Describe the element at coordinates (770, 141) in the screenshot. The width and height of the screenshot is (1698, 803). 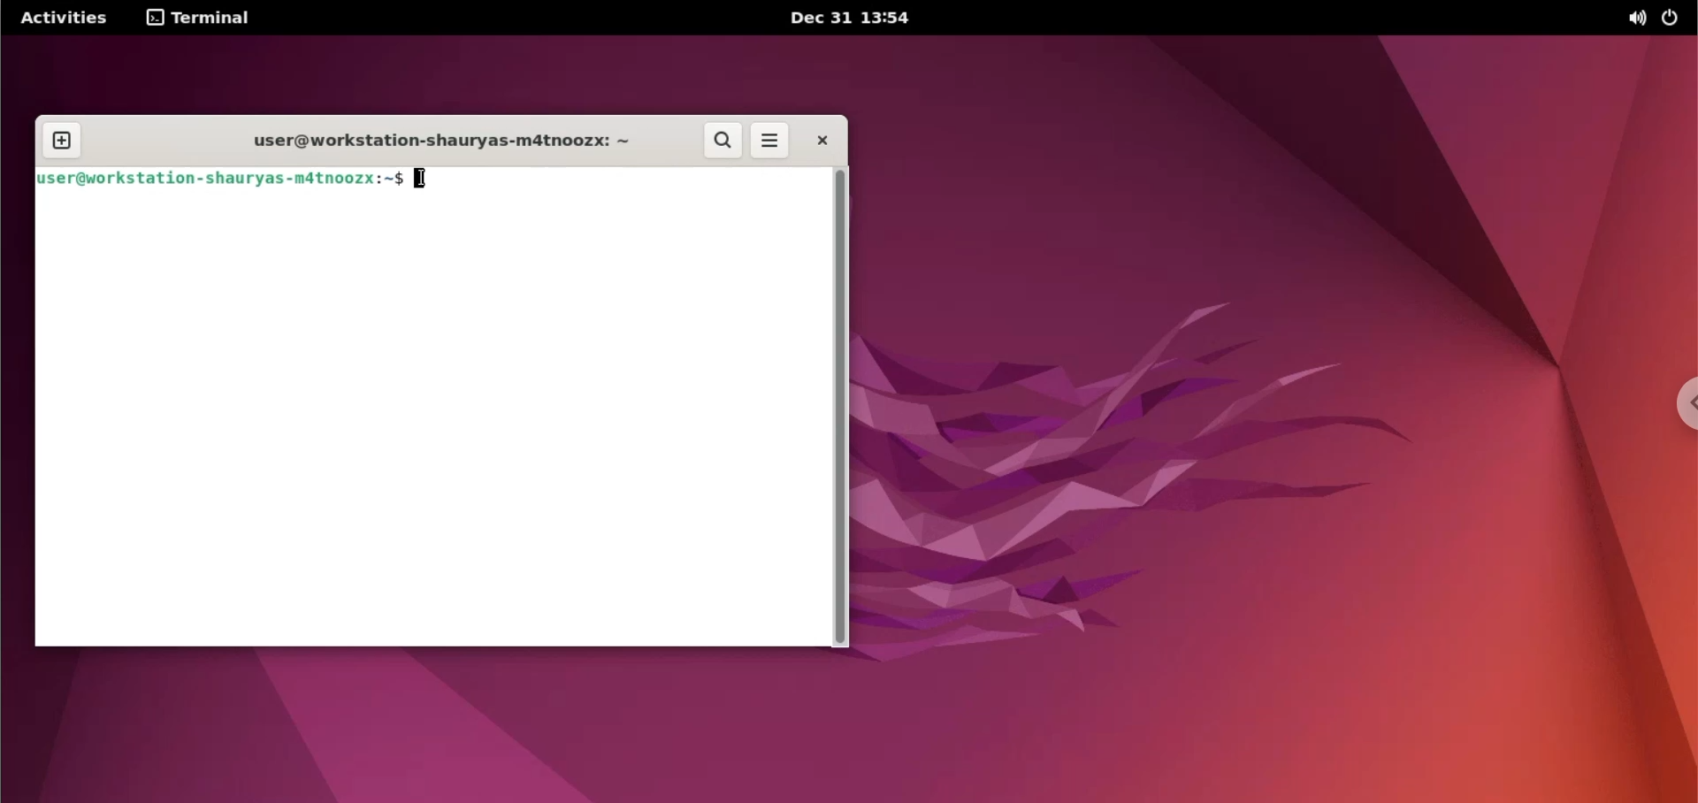
I see `more options` at that location.